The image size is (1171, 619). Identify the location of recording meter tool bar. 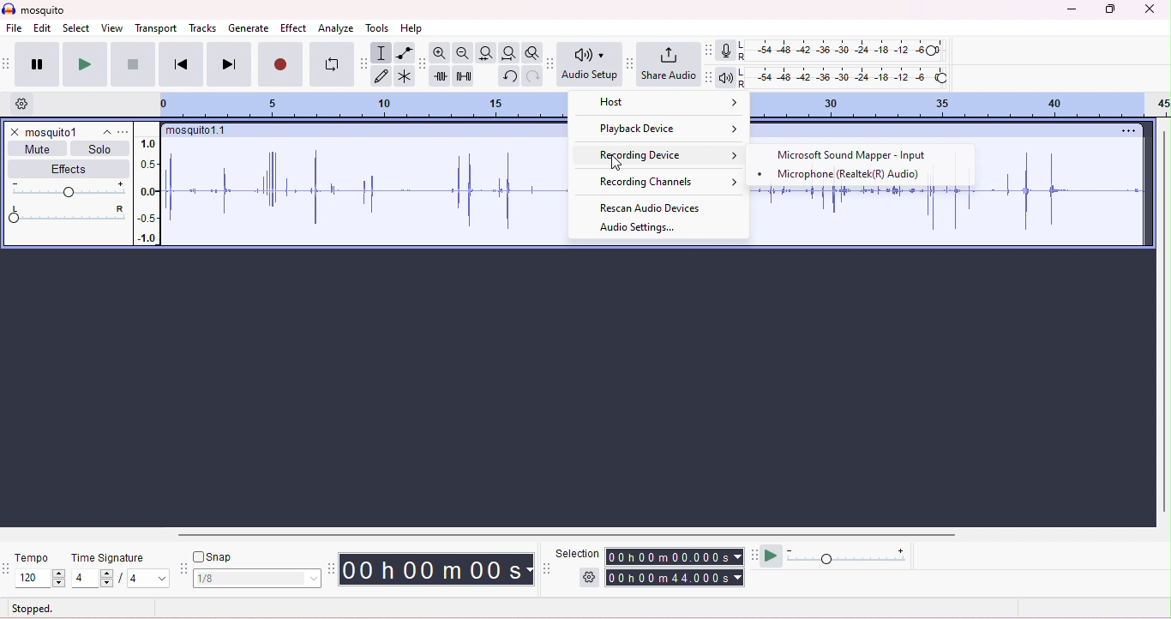
(707, 50).